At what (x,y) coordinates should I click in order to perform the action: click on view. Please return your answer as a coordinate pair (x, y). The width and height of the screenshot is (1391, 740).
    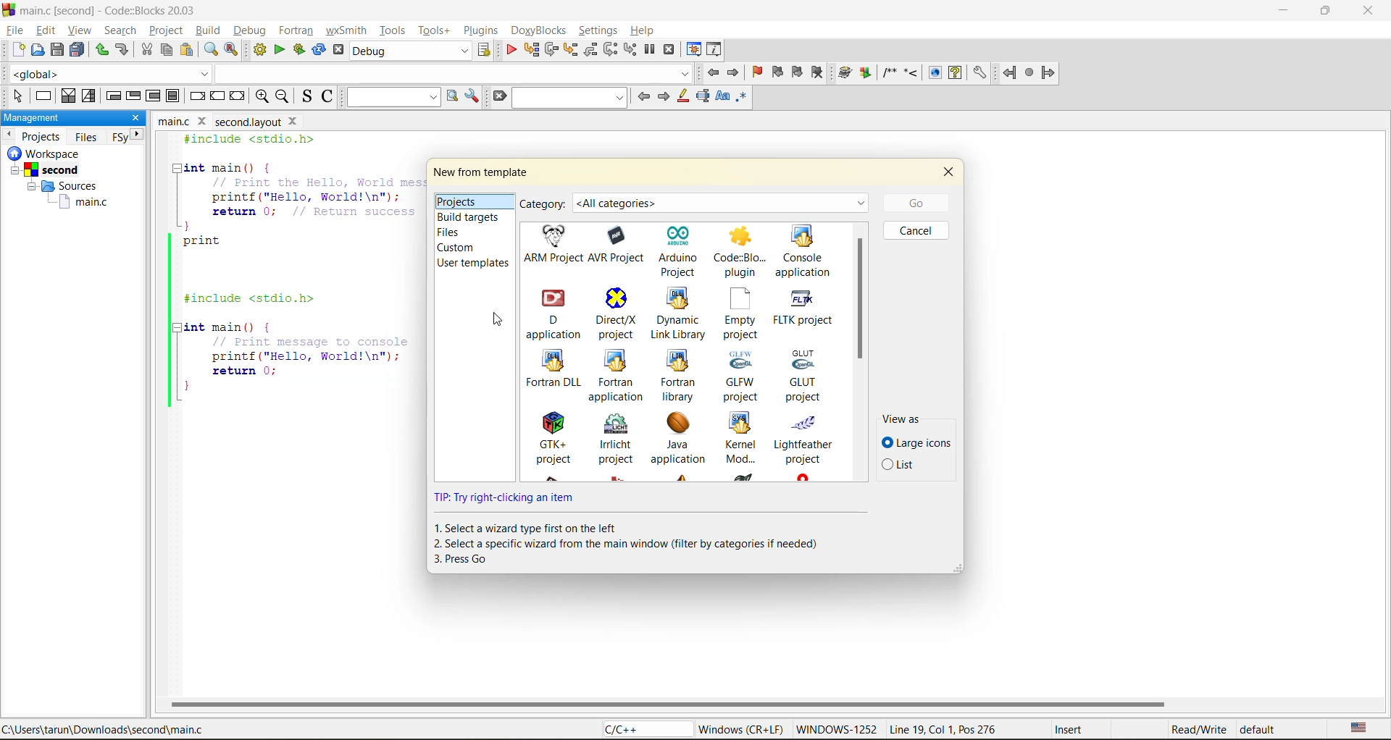
    Looking at the image, I should click on (79, 32).